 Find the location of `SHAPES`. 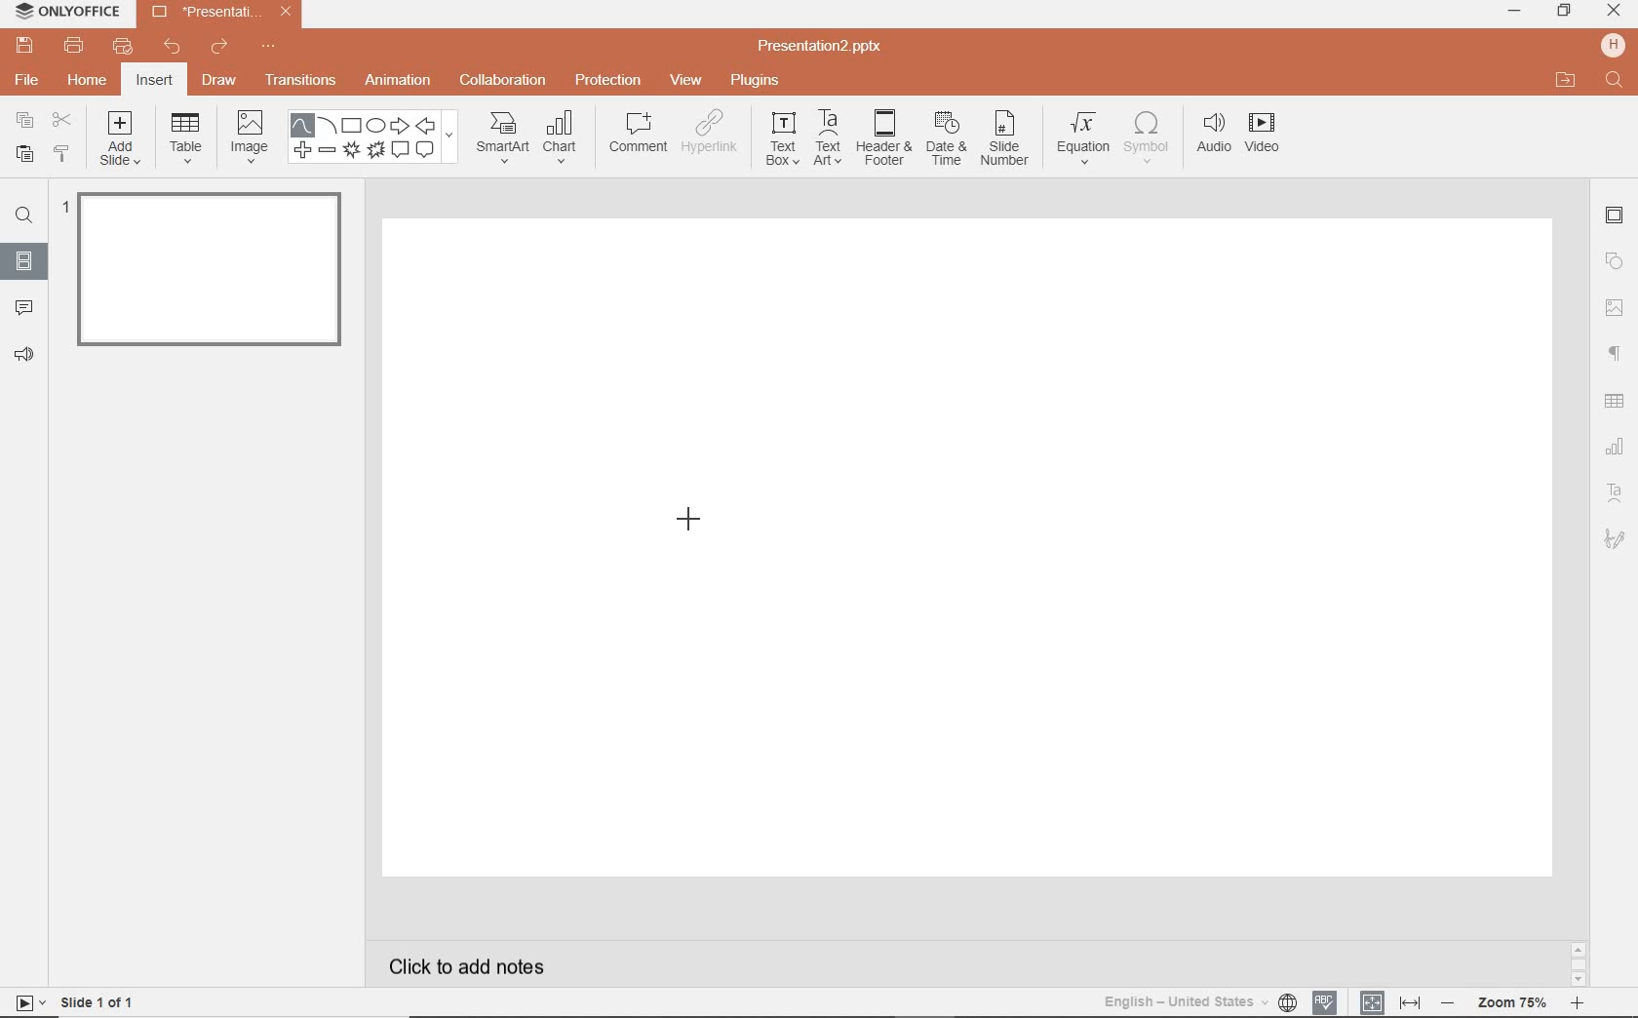

SHAPES is located at coordinates (376, 138).